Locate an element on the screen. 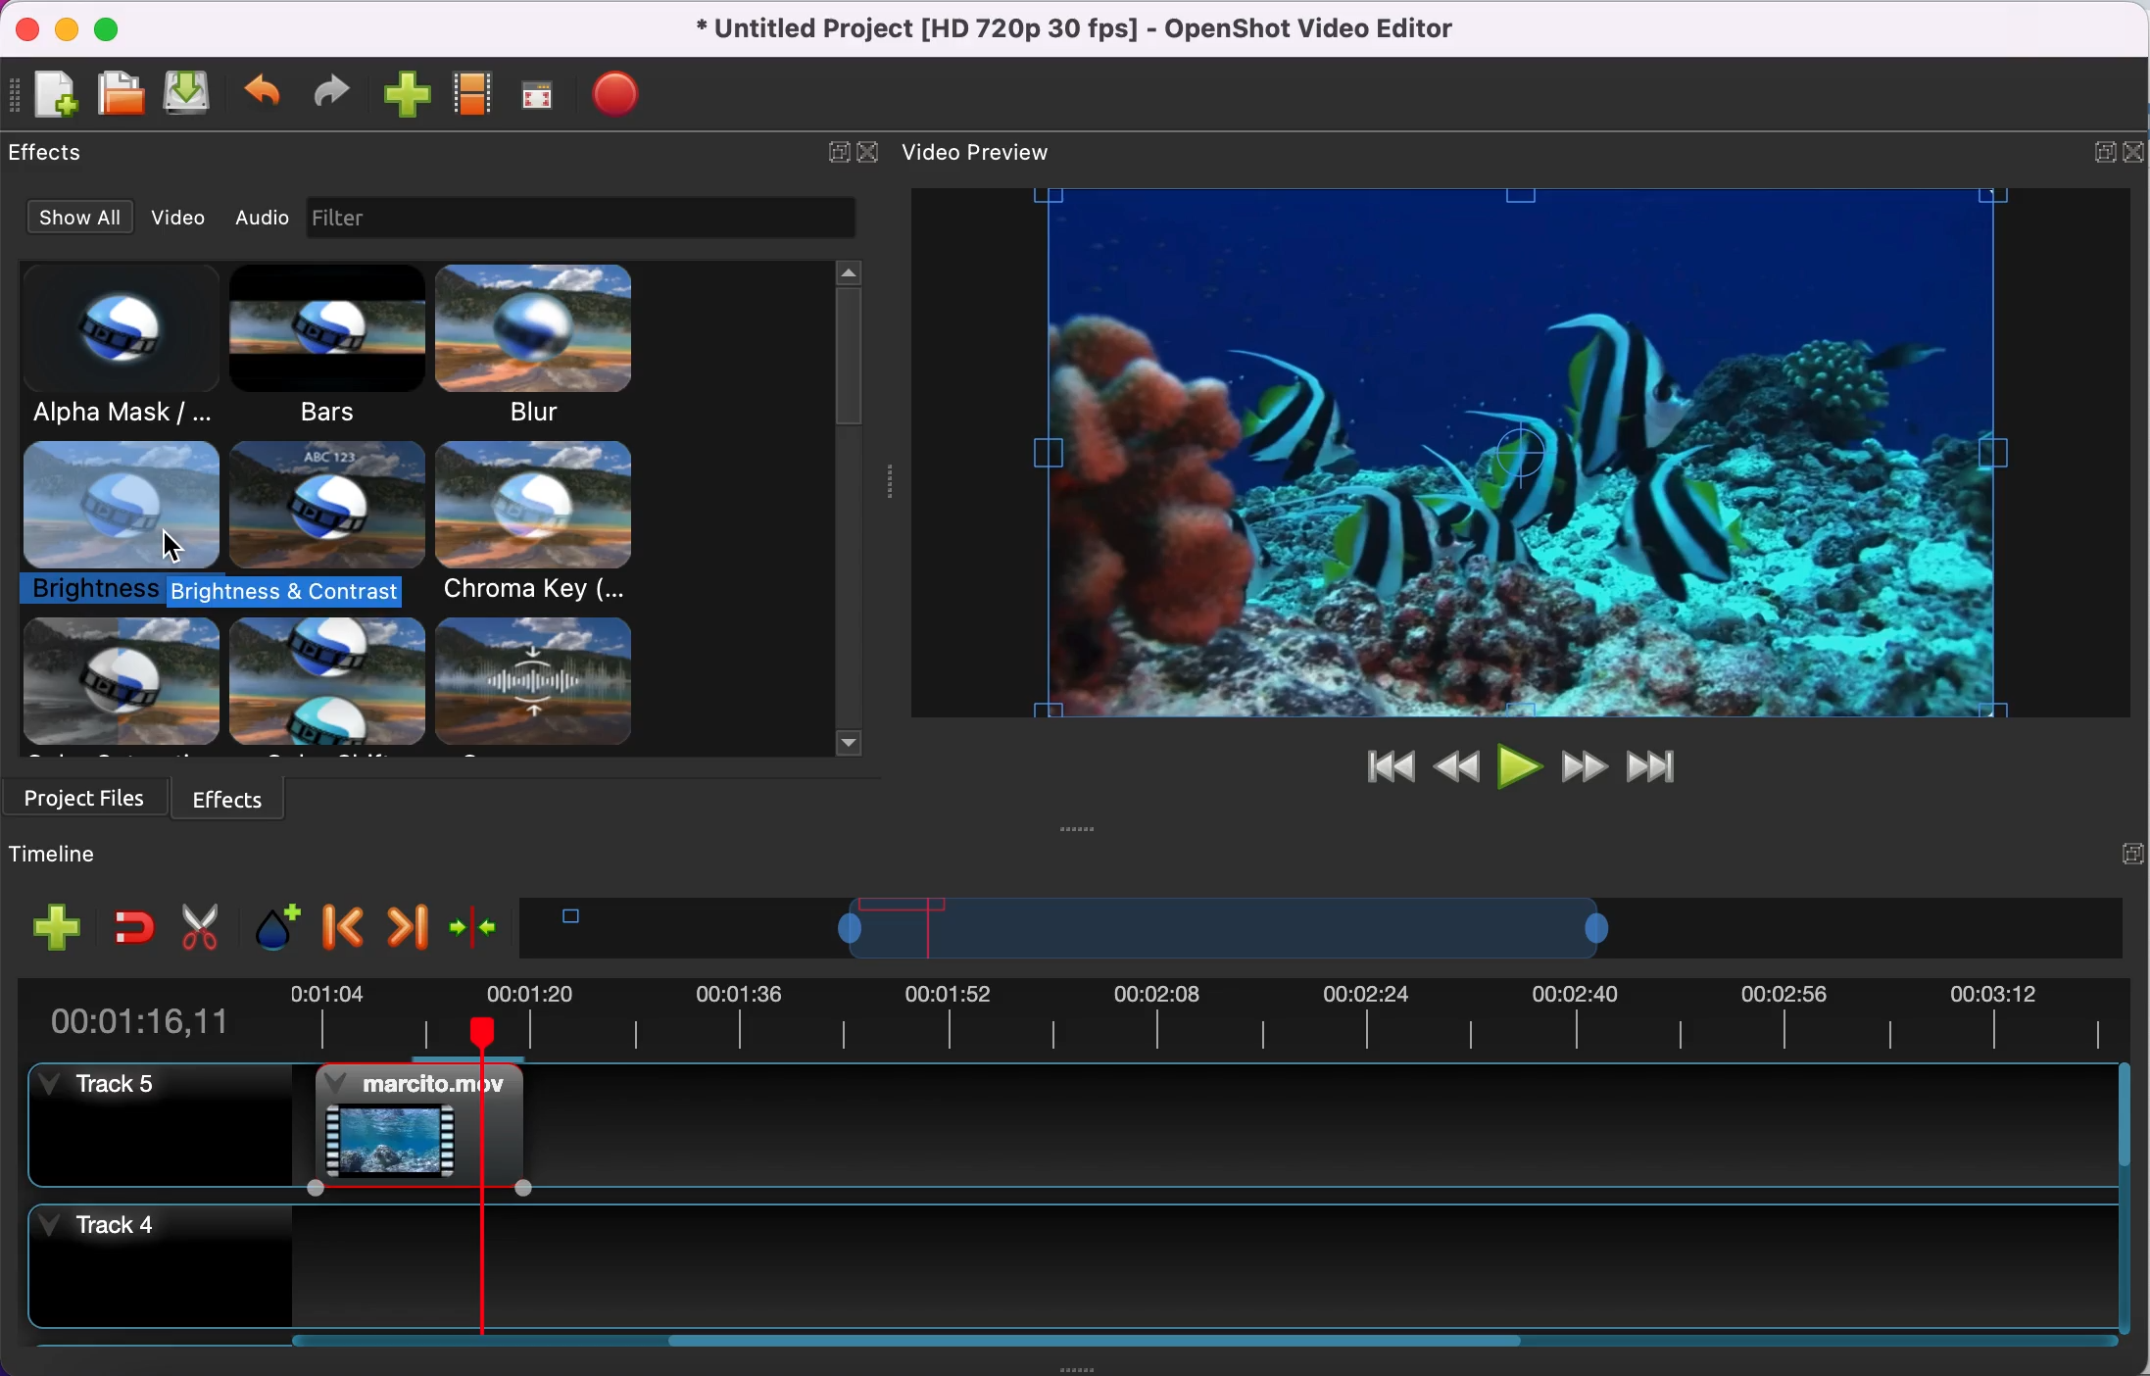 This screenshot has height=1376, width=2150. effecs is located at coordinates (54, 153).